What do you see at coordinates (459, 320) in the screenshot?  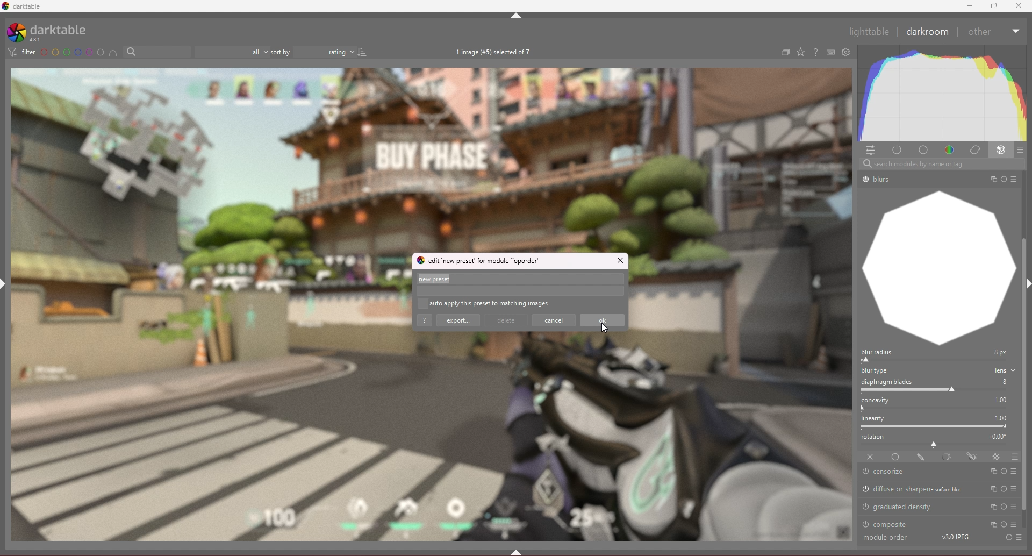 I see `export` at bounding box center [459, 320].